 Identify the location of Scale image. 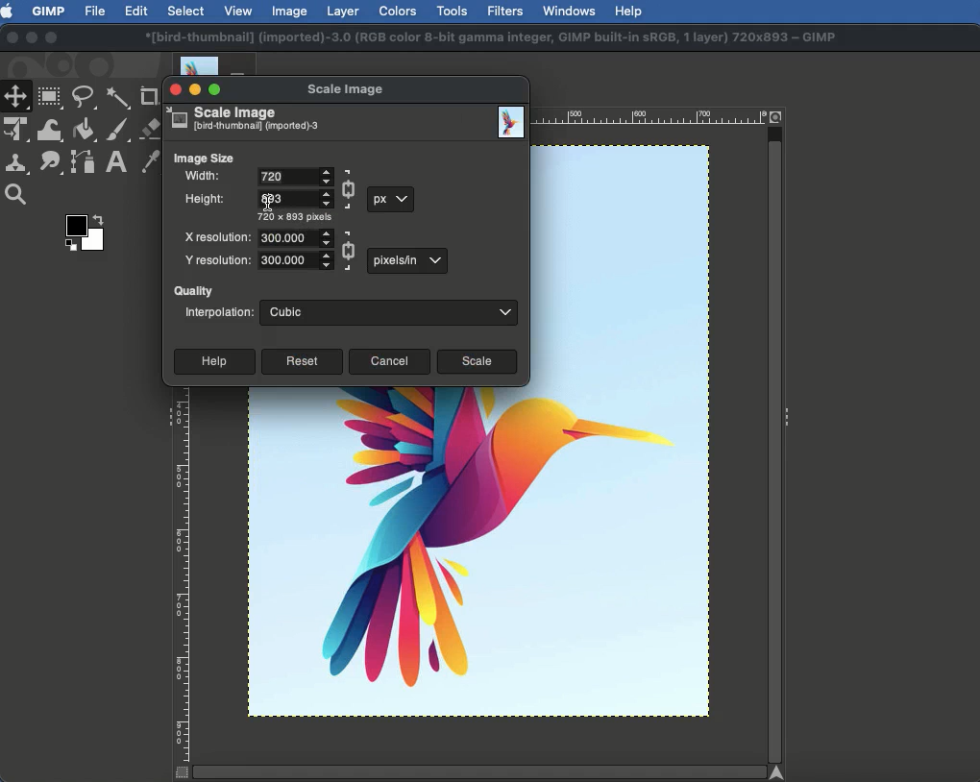
(245, 119).